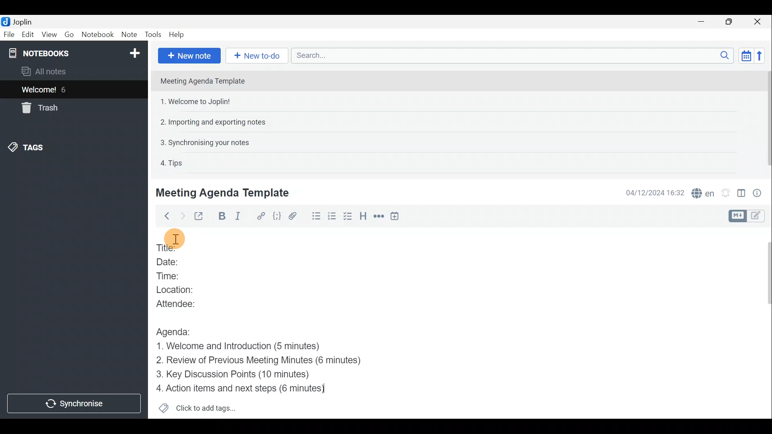 The width and height of the screenshot is (772, 434). Describe the element at coordinates (278, 217) in the screenshot. I see `Code` at that location.